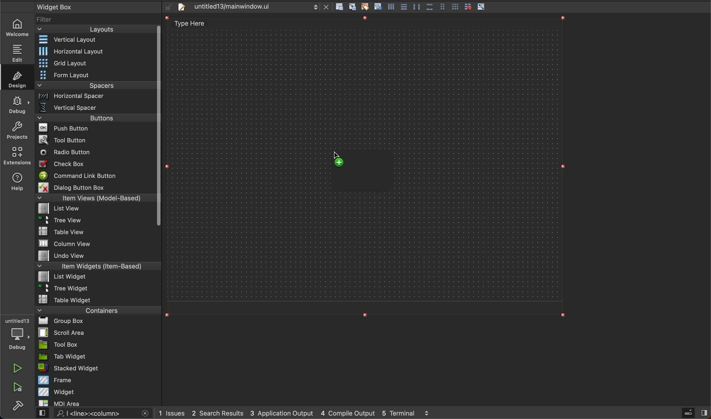  What do you see at coordinates (96, 128) in the screenshot?
I see `push buttons` at bounding box center [96, 128].